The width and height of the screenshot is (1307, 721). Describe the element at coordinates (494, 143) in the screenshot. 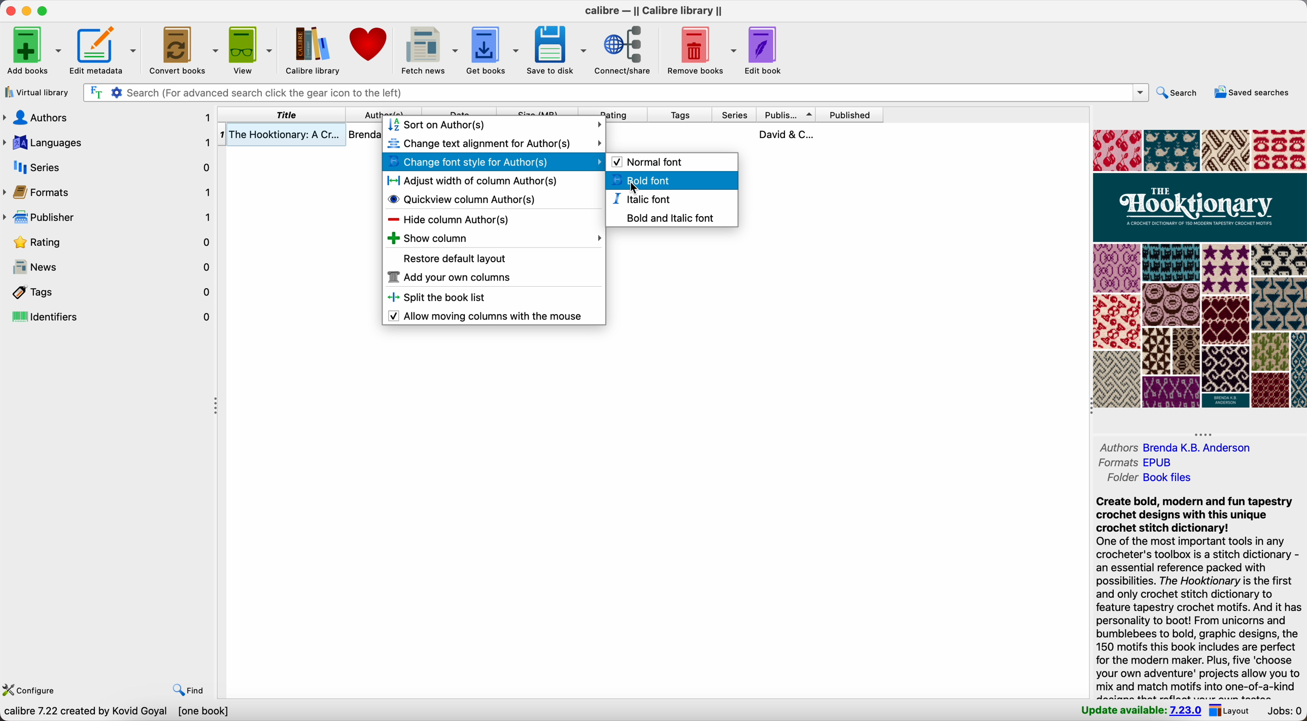

I see `change text alignment for author(s)` at that location.